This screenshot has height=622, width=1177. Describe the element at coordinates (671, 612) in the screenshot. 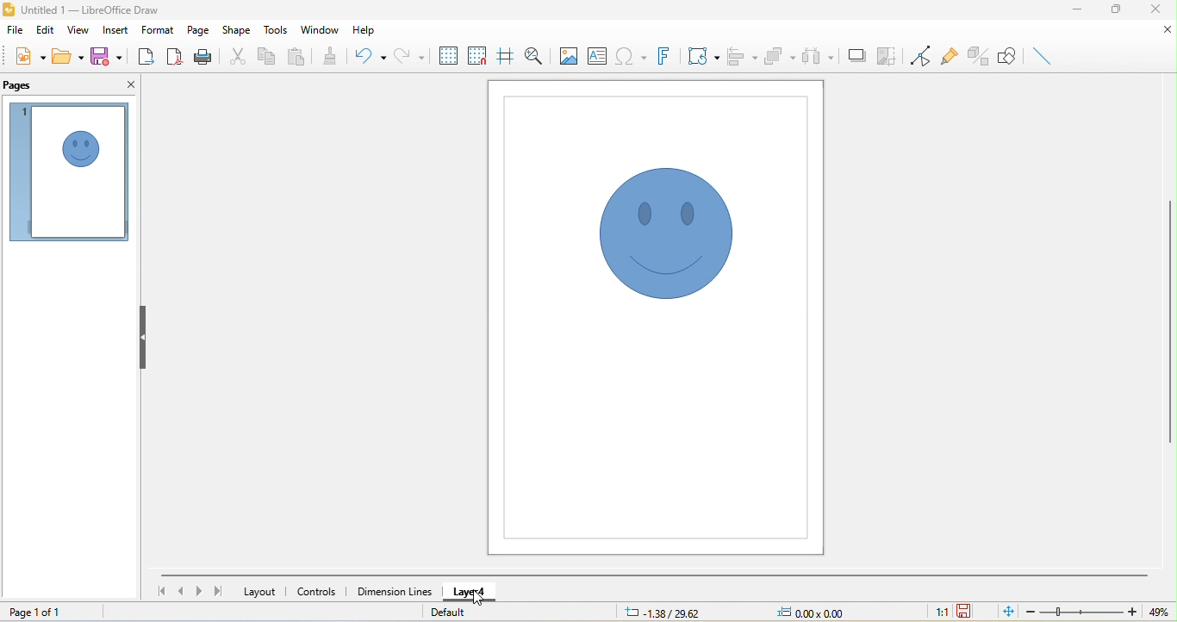

I see `-1.38/29.62` at that location.